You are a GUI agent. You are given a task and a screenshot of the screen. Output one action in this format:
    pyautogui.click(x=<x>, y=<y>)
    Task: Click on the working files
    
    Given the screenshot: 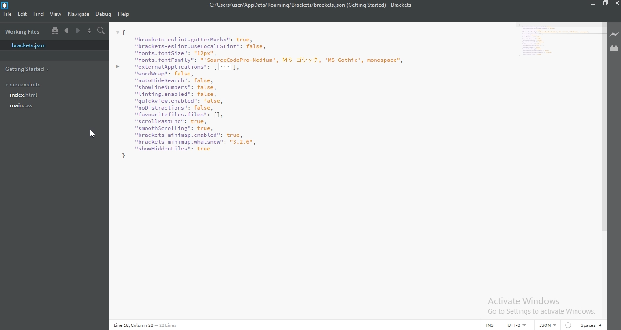 What is the action you would take?
    pyautogui.click(x=23, y=32)
    